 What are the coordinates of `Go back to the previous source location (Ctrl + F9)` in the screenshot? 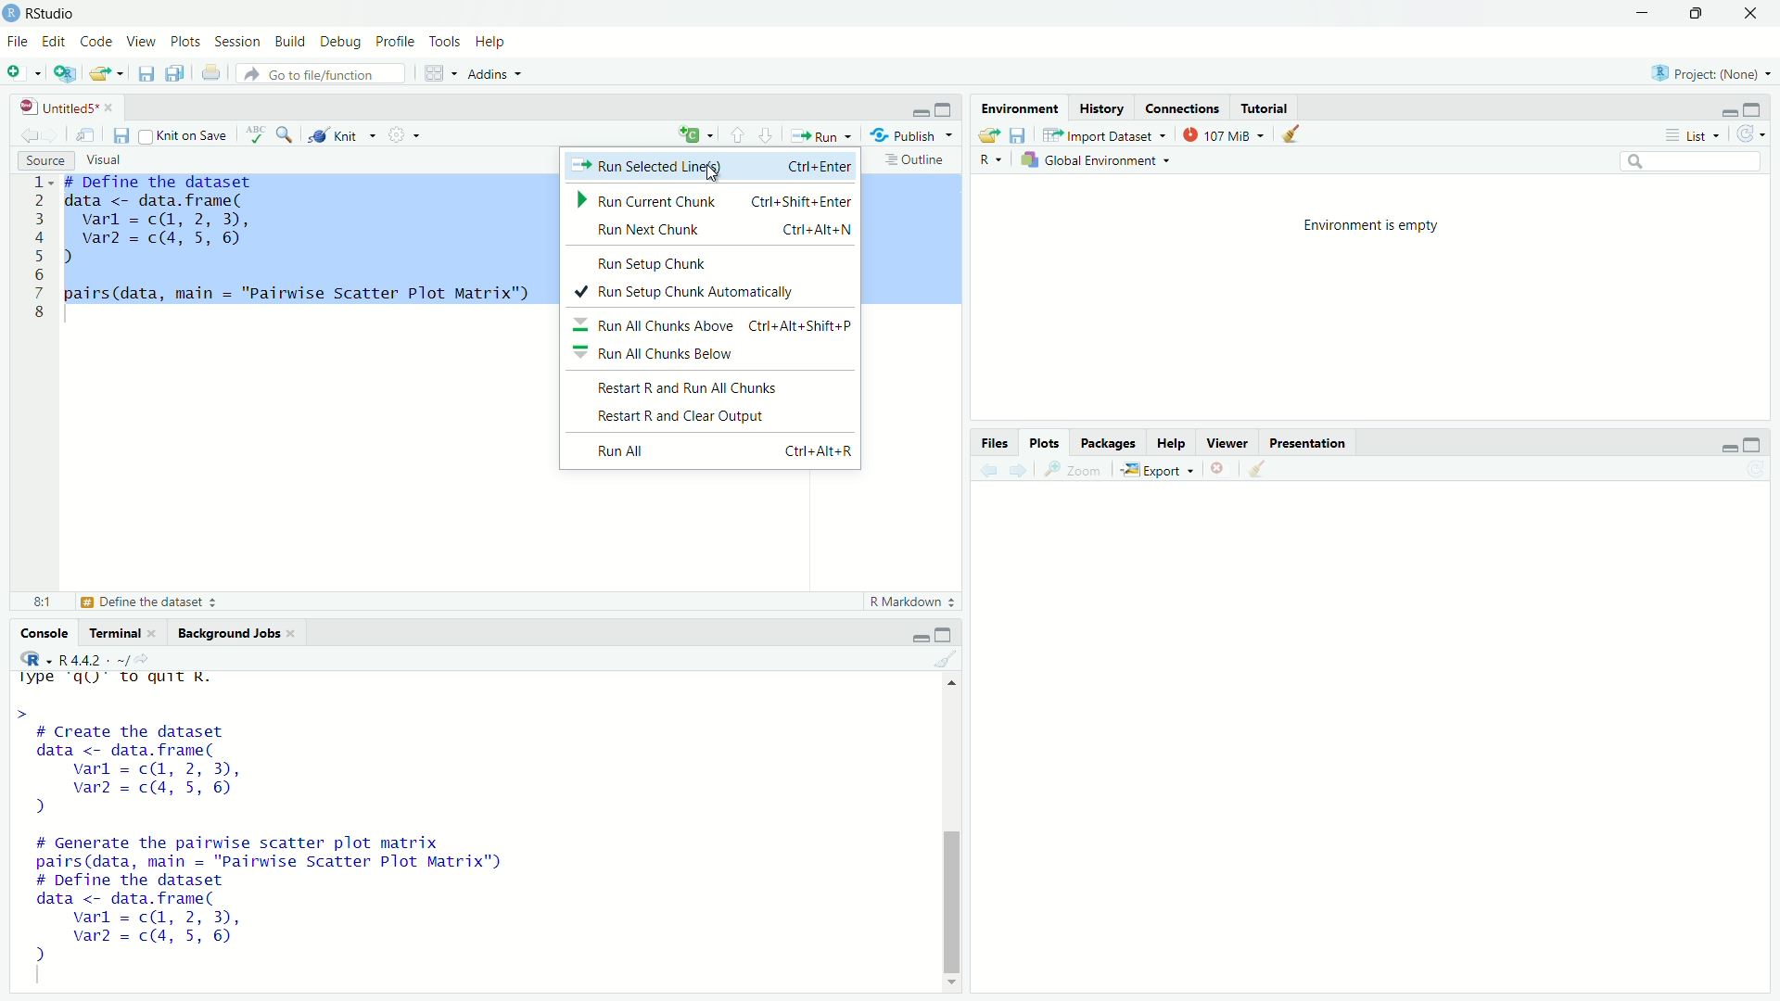 It's located at (30, 133).